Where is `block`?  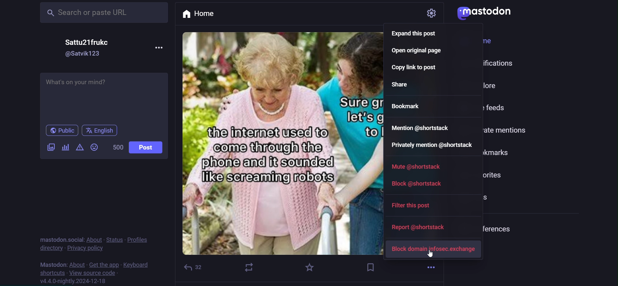
block is located at coordinates (417, 183).